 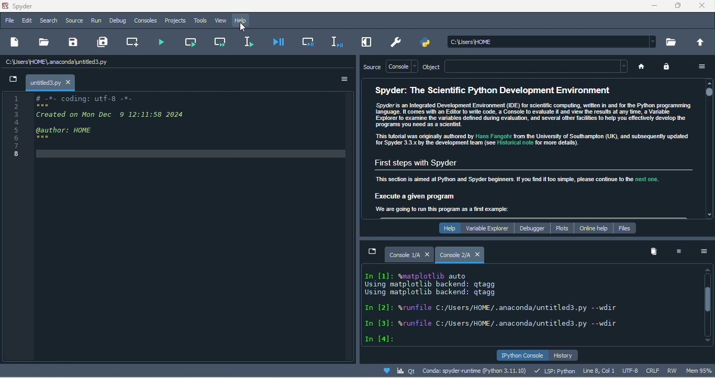 What do you see at coordinates (699, 371) in the screenshot?
I see `mem 95%` at bounding box center [699, 371].